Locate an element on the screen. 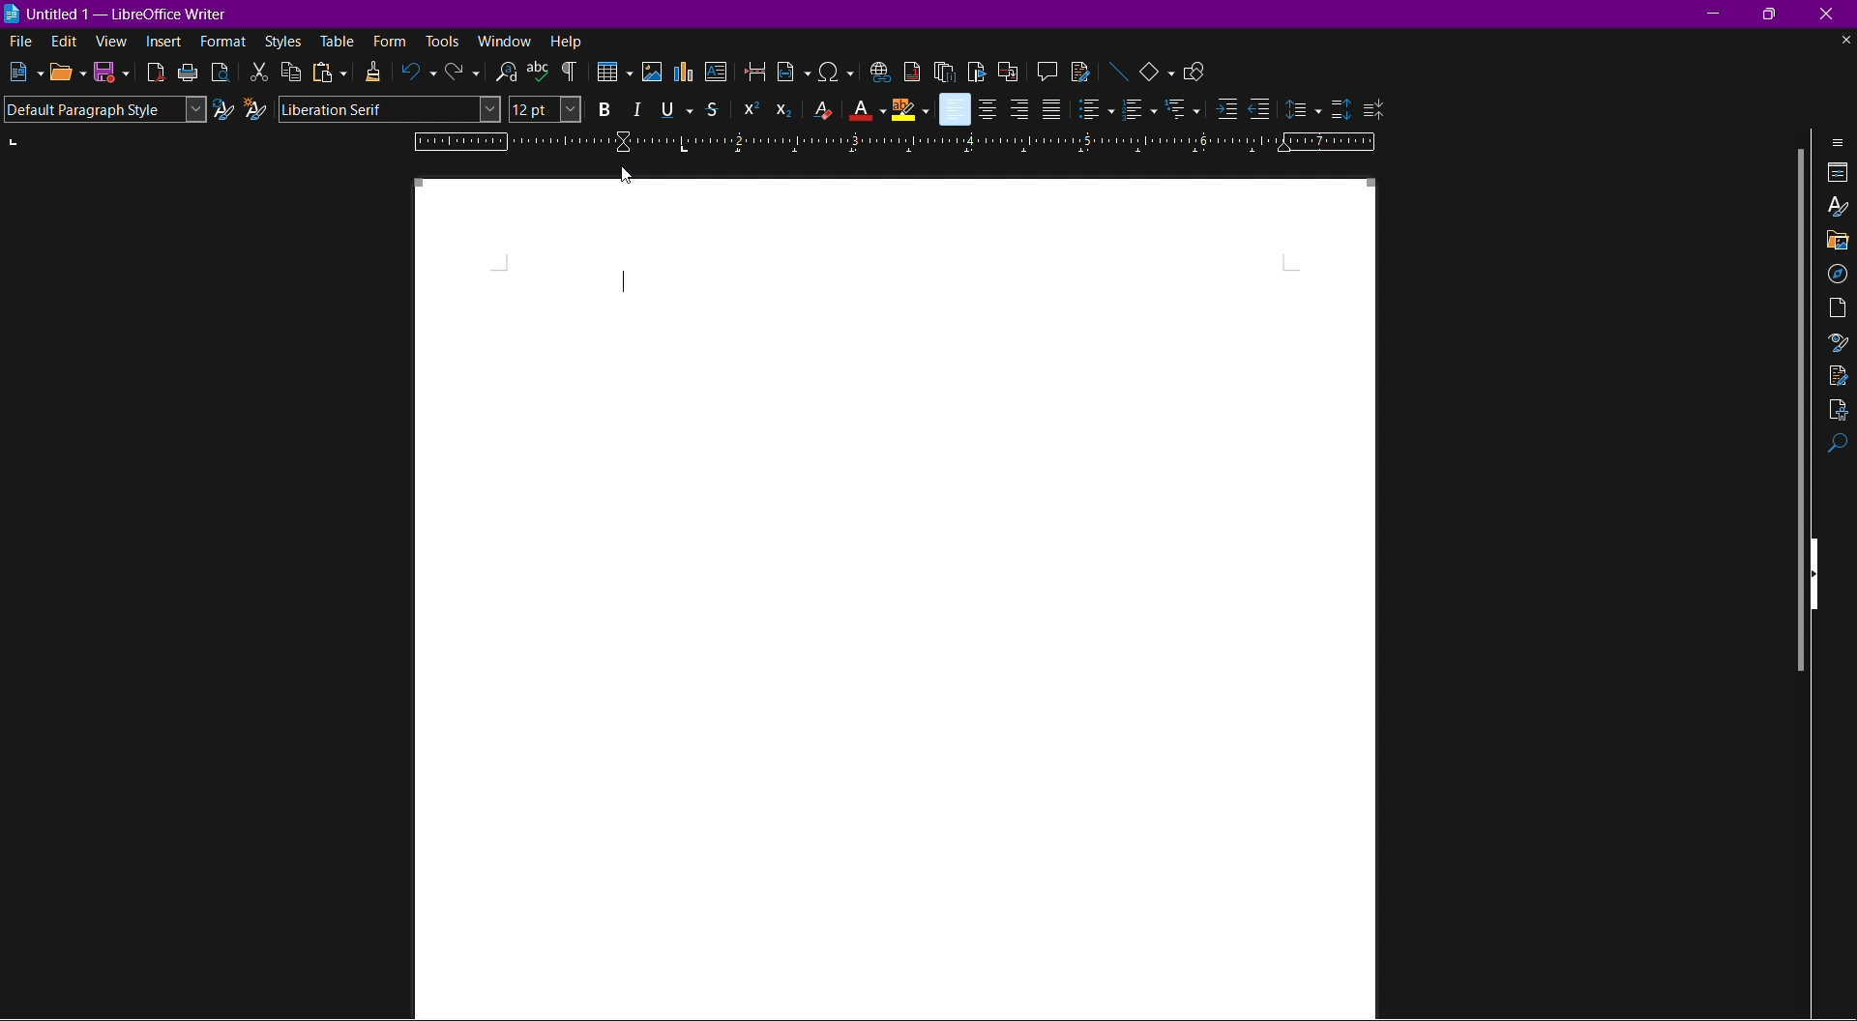  text cursor is located at coordinates (623, 280).